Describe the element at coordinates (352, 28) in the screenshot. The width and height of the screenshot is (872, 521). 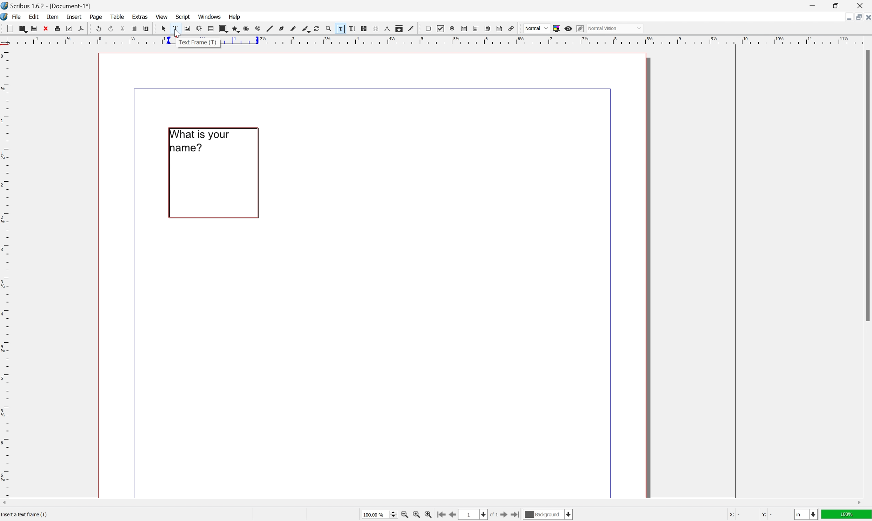
I see `edit text with story editor` at that location.